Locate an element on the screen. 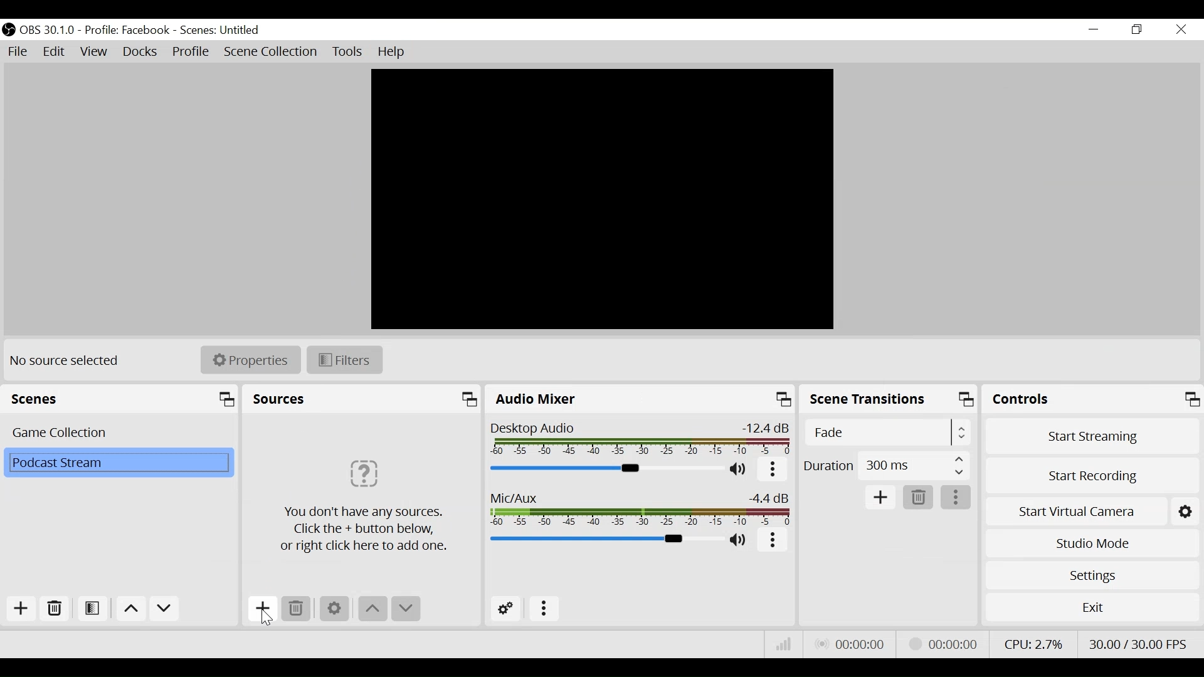 The height and width of the screenshot is (677, 1204). Click the + button below or right click here to add one is located at coordinates (362, 498).